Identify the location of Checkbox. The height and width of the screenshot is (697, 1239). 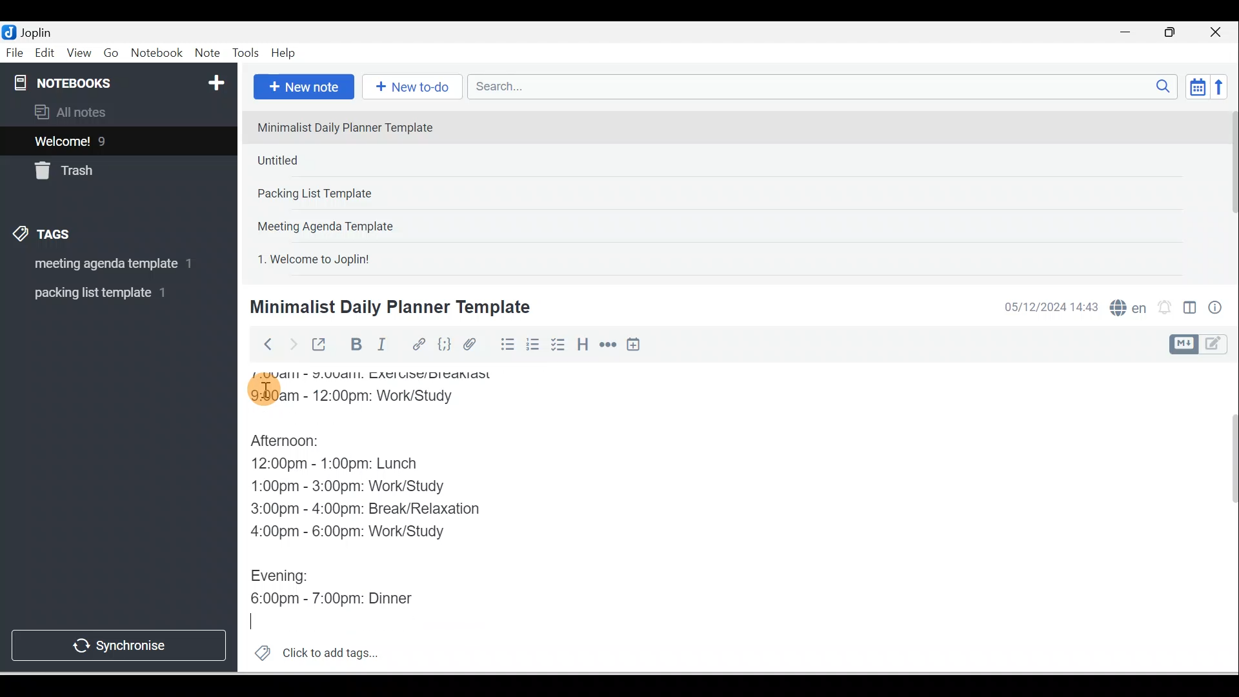
(557, 345).